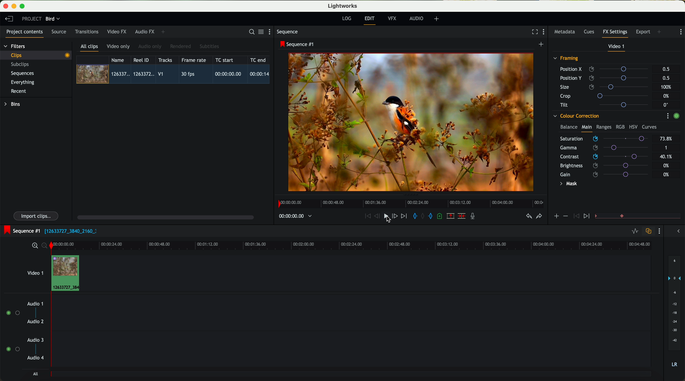 Image resolution: width=685 pixels, height=381 pixels. What do you see at coordinates (175, 75) in the screenshot?
I see `click on video` at bounding box center [175, 75].